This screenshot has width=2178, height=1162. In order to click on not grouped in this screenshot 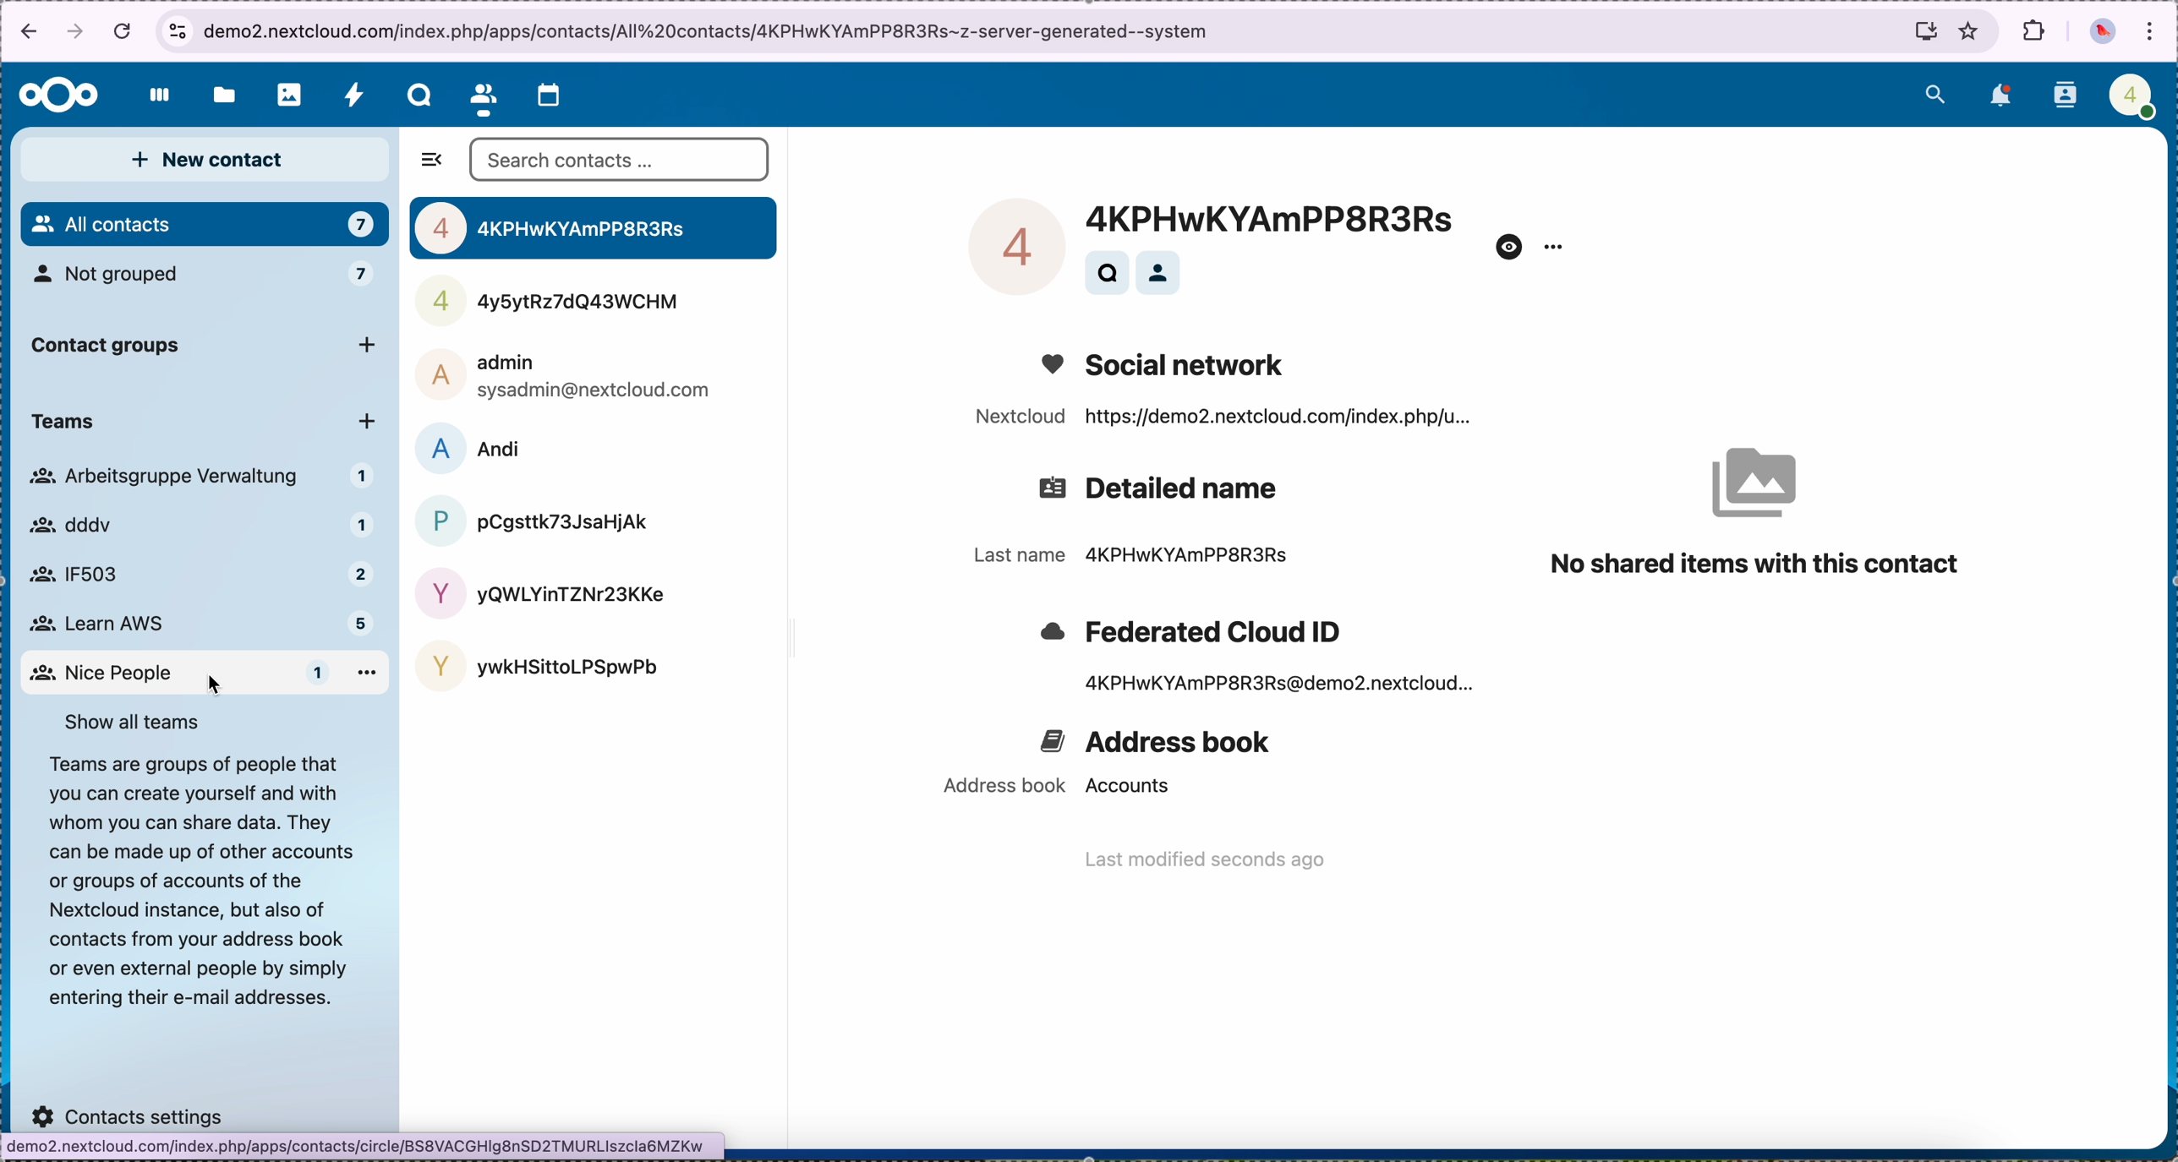, I will do `click(207, 277)`.